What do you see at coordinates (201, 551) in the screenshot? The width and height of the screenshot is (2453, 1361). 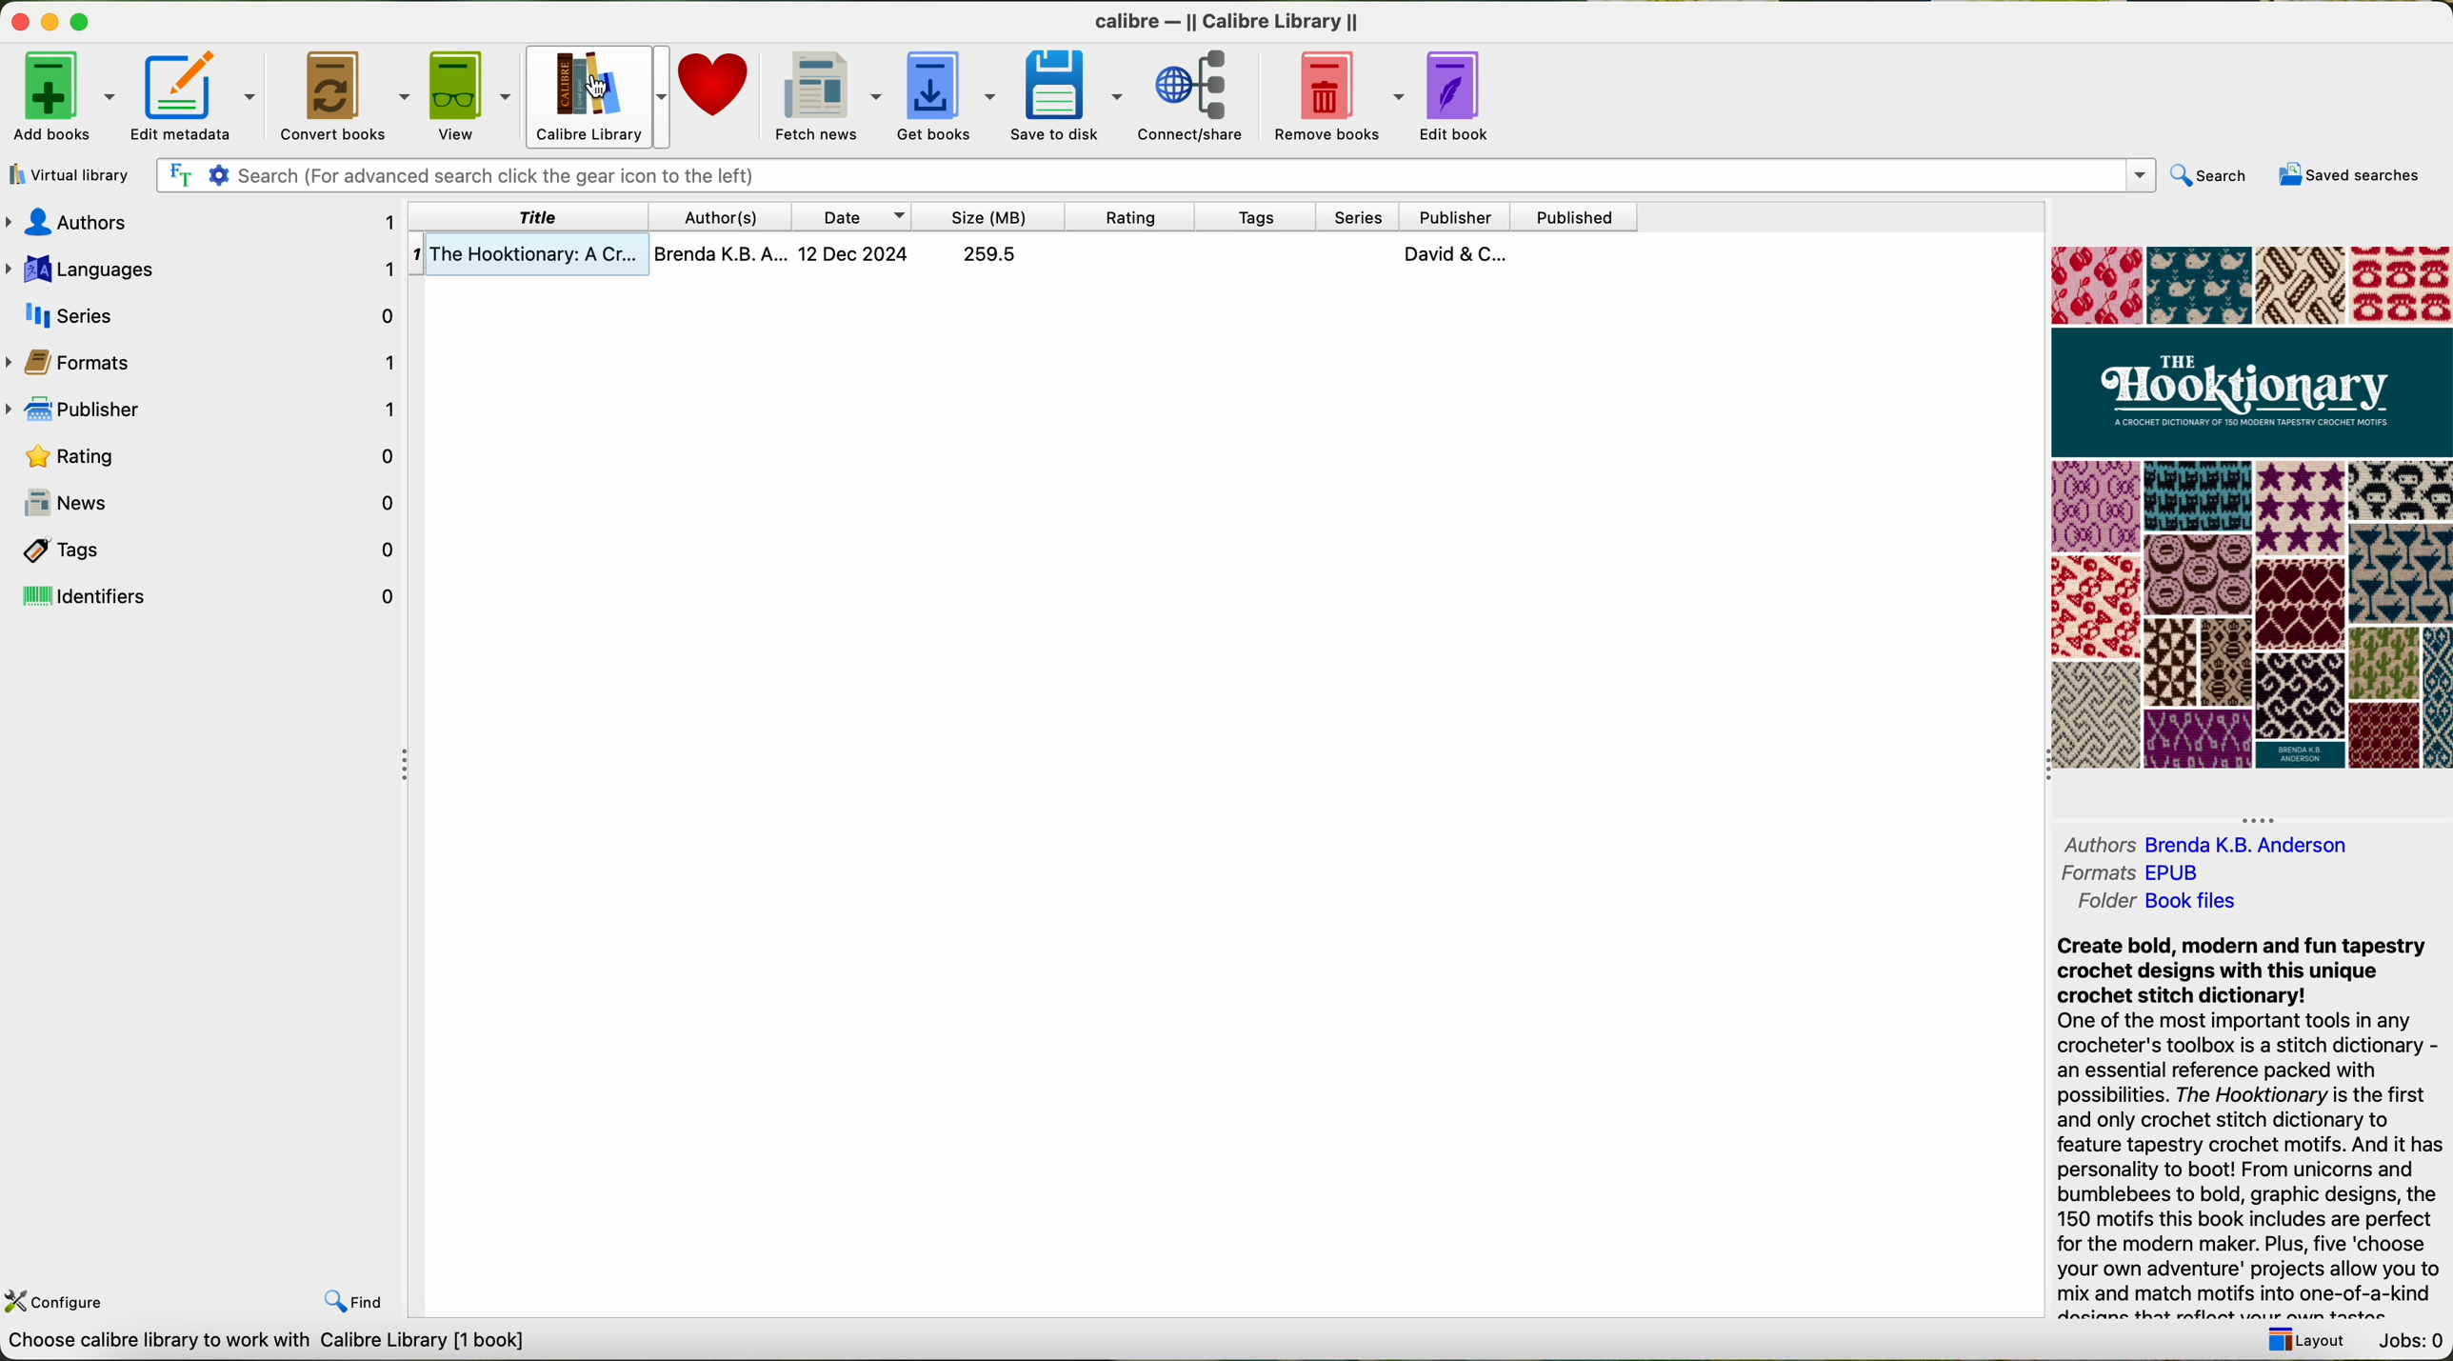 I see `tags` at bounding box center [201, 551].